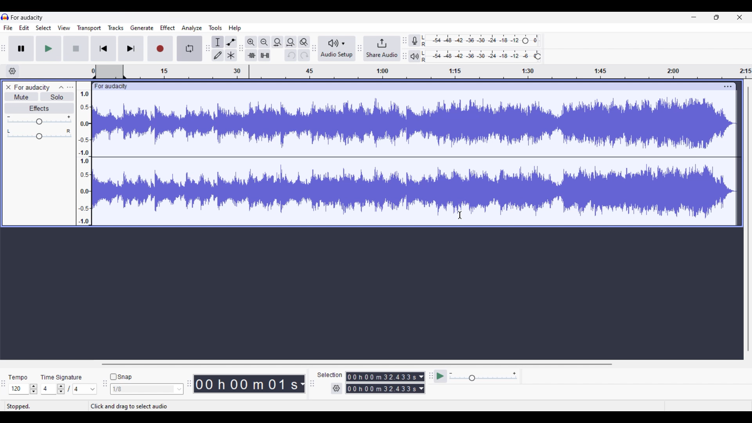 This screenshot has width=752, height=423. I want to click on Horizontal scroll bar, so click(356, 364).